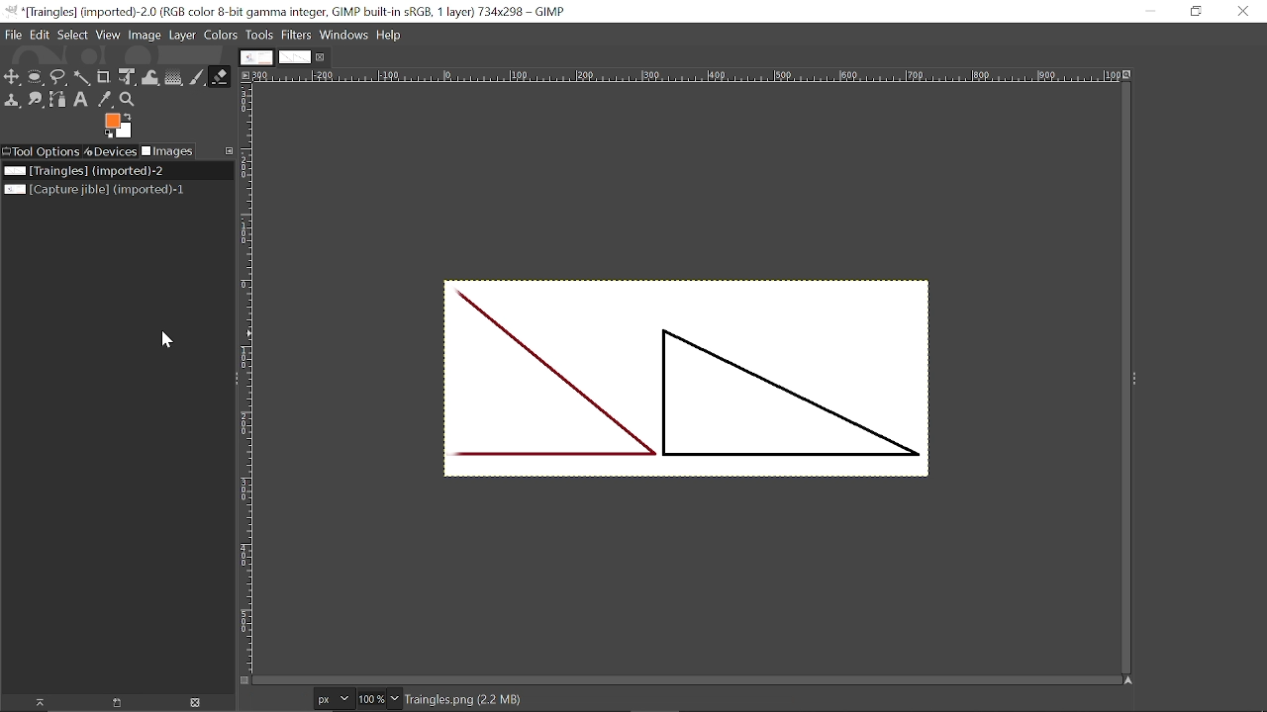 The image size is (1267, 712). Describe the element at coordinates (120, 126) in the screenshot. I see `Foreground color` at that location.